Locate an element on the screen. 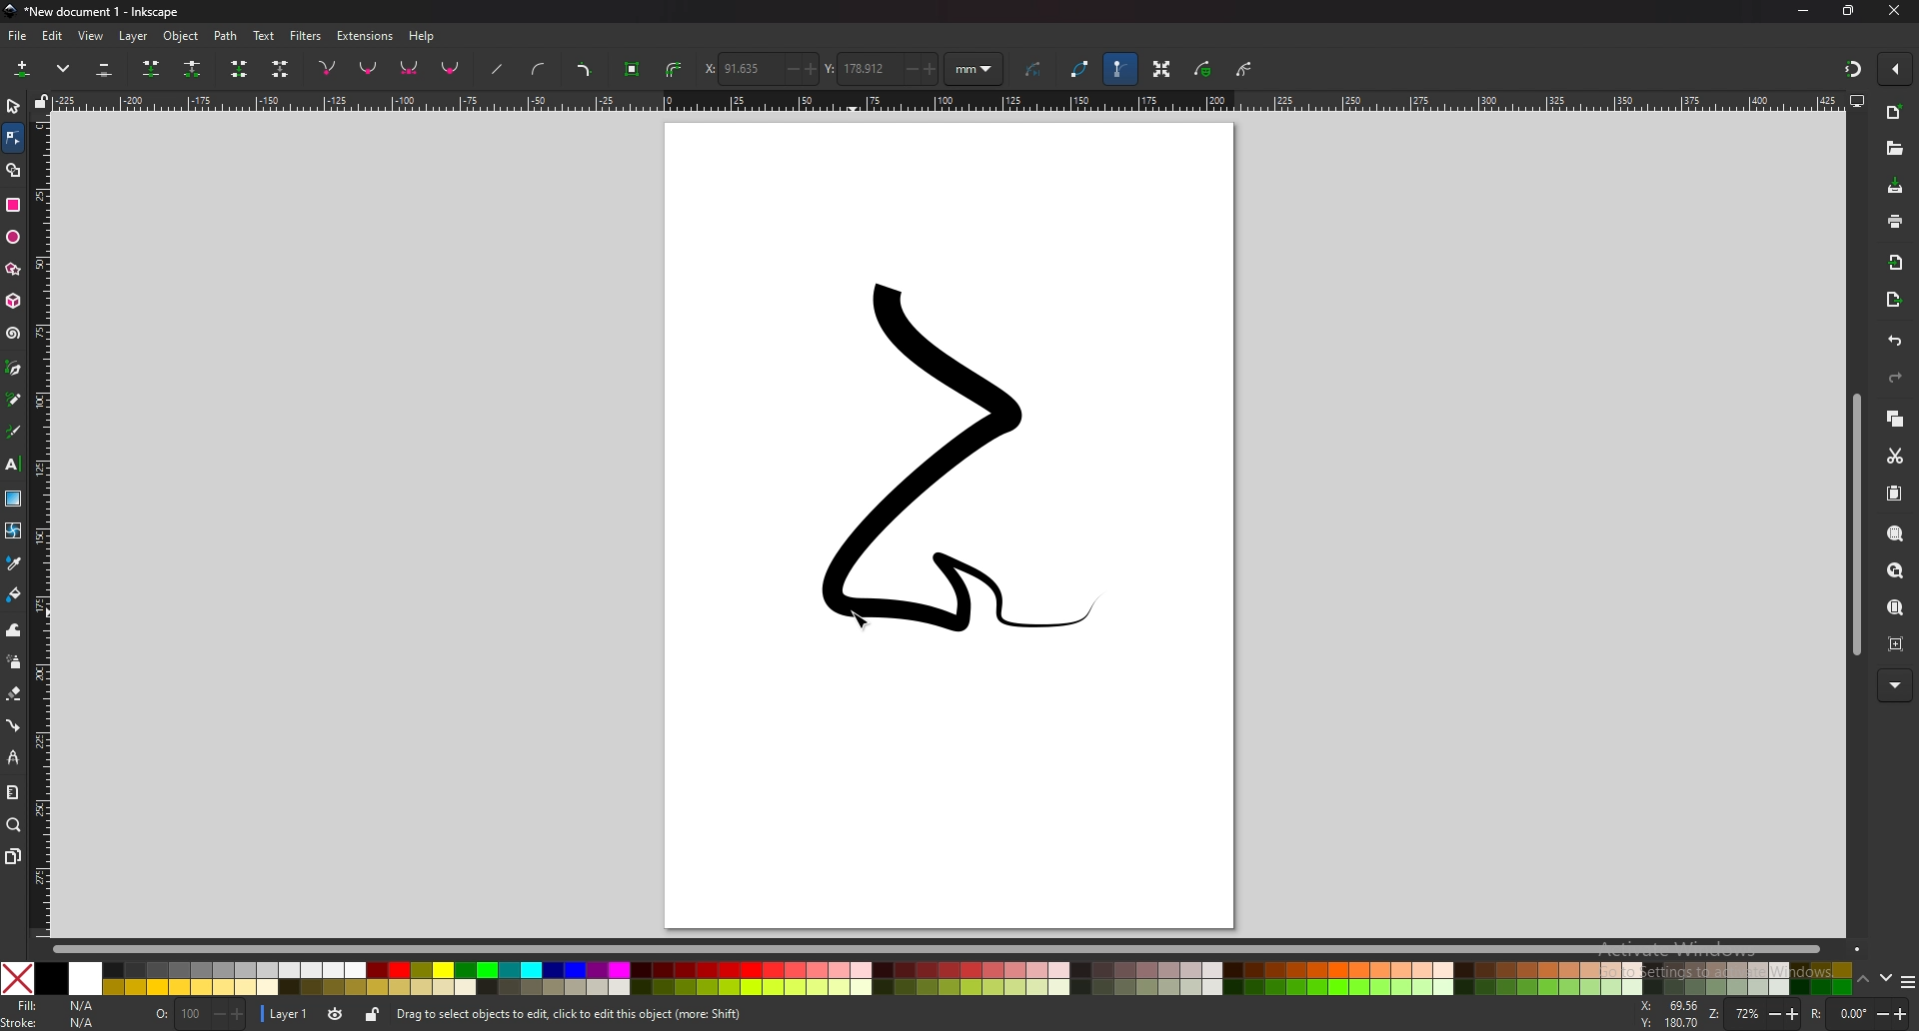  y coordinates is located at coordinates (880, 69).